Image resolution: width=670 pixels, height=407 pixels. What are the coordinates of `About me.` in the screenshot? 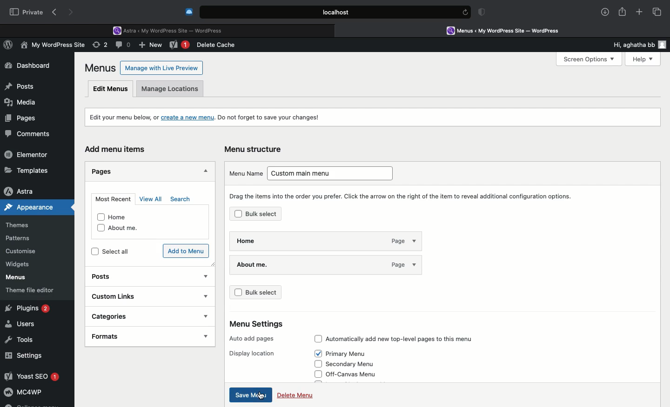 It's located at (300, 264).